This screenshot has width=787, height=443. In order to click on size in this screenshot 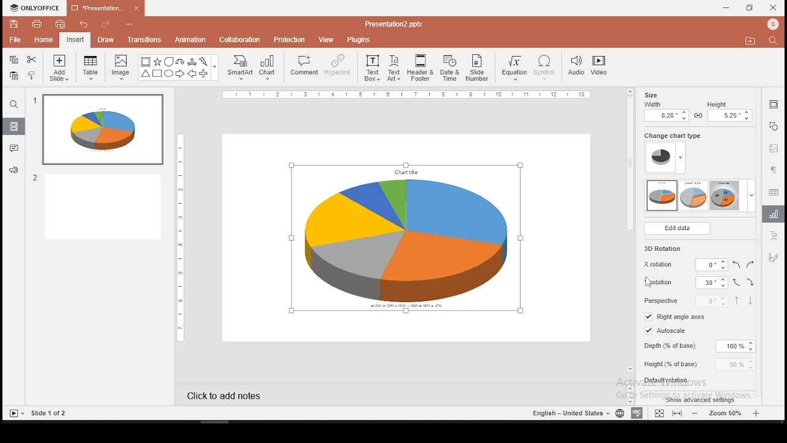, I will do `click(654, 94)`.